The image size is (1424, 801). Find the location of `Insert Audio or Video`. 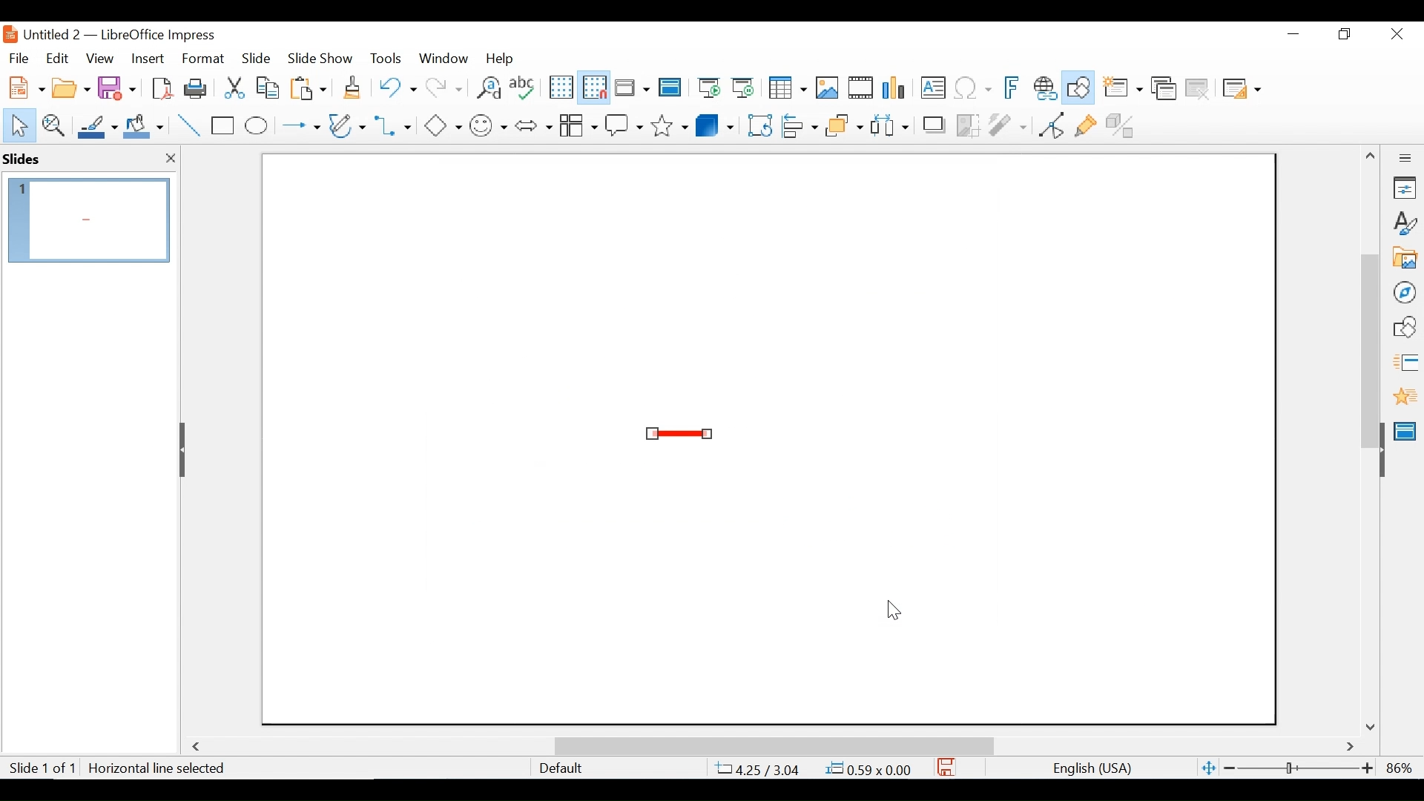

Insert Audio or Video is located at coordinates (861, 89).